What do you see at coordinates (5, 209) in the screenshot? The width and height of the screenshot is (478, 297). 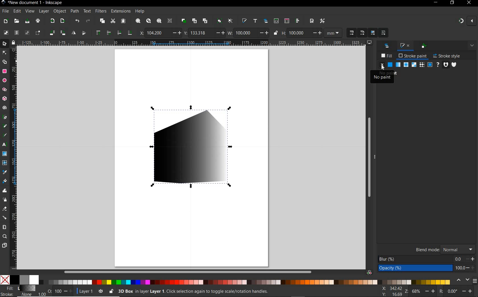 I see `ERASER TOOL` at bounding box center [5, 209].